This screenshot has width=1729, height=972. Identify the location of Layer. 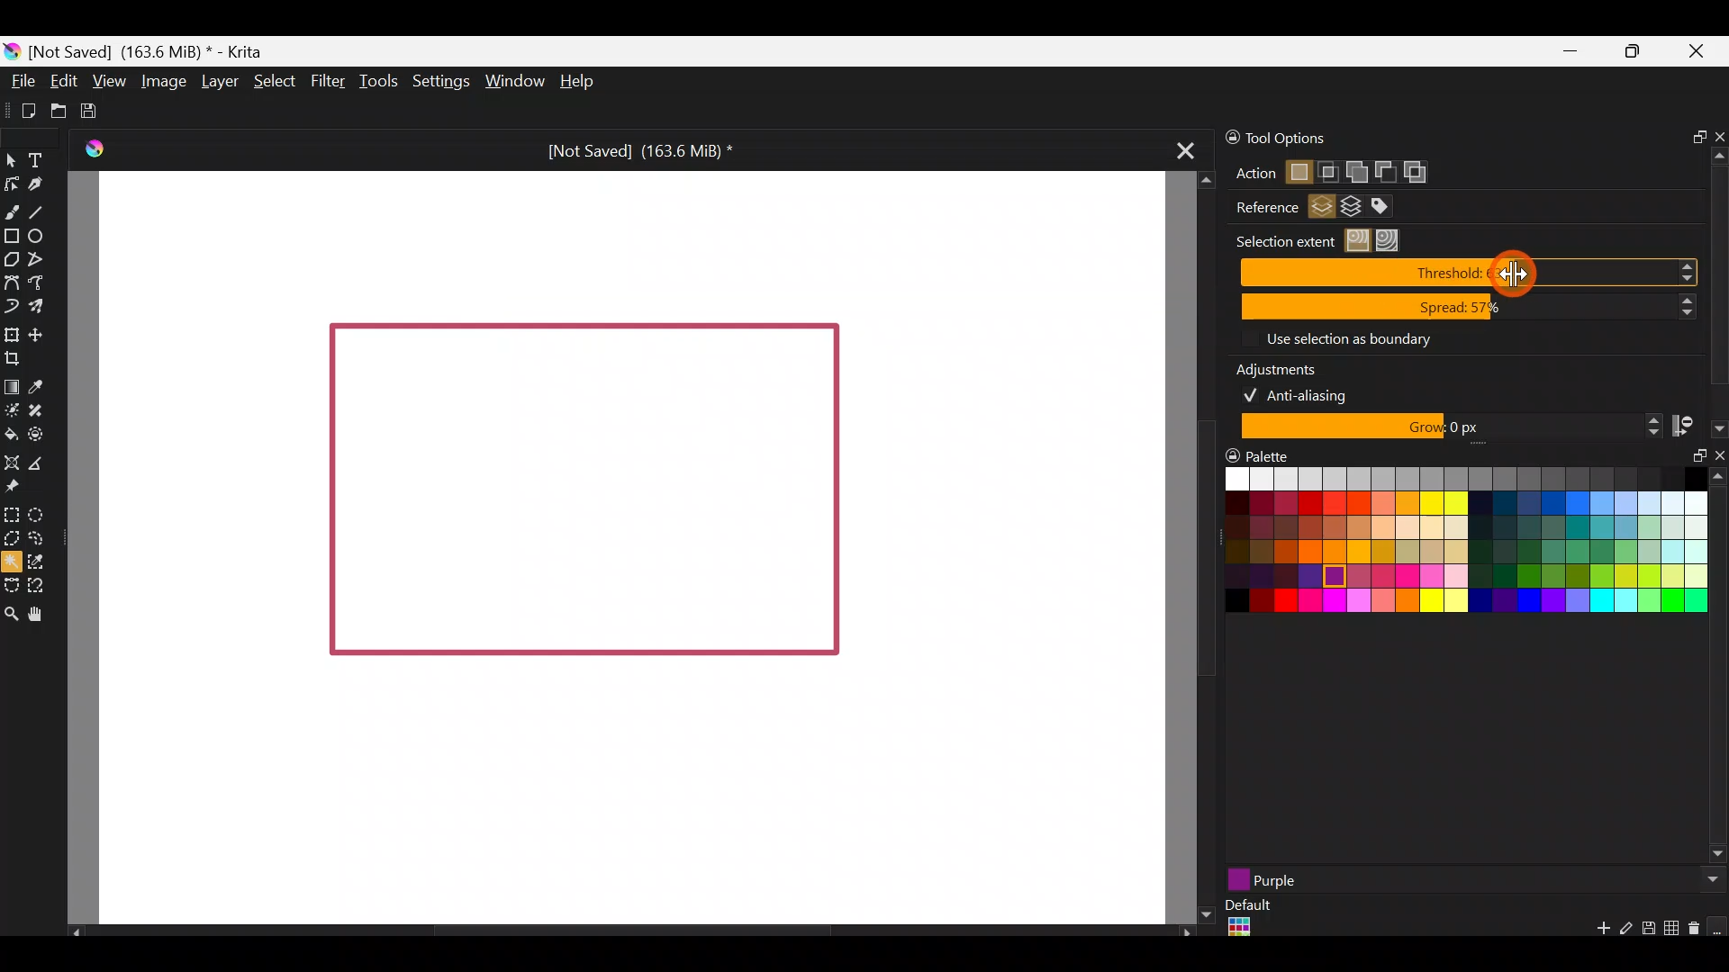
(220, 80).